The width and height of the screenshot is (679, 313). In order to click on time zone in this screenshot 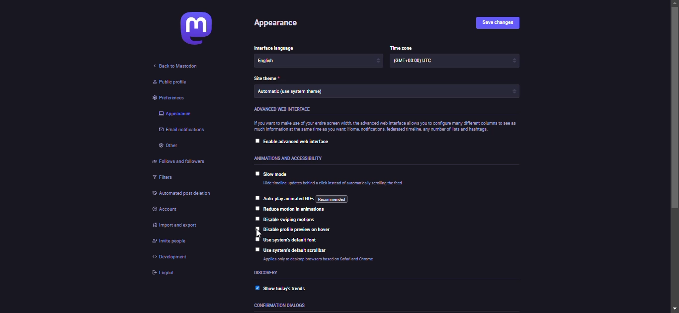, I will do `click(420, 63)`.